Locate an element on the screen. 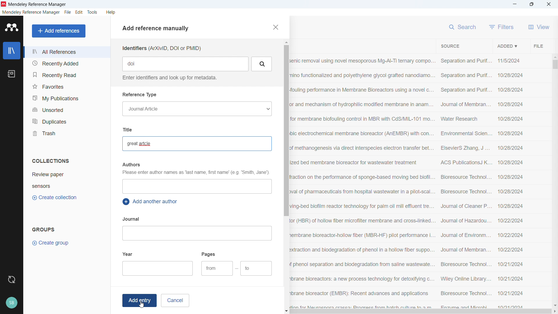 The width and height of the screenshot is (558, 314). authors is located at coordinates (131, 165).